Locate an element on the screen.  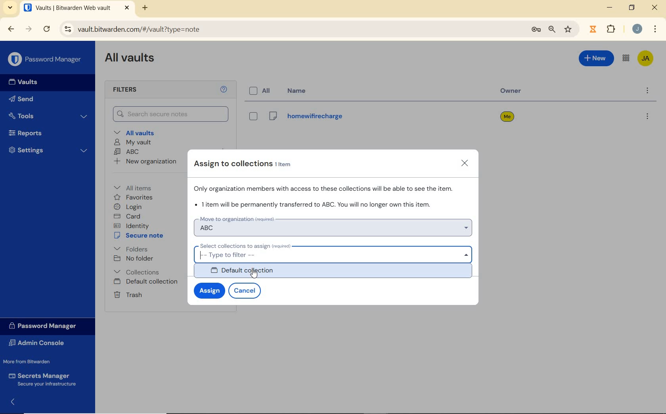
owner is located at coordinates (507, 117).